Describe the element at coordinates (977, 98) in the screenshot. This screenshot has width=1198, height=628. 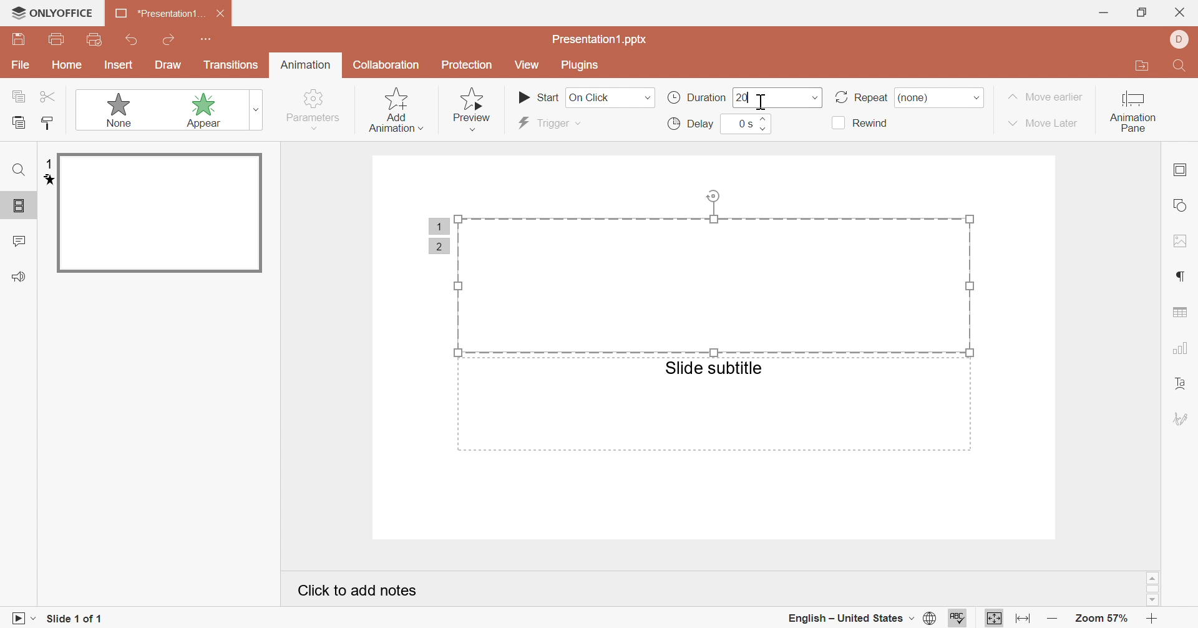
I see `drop down` at that location.